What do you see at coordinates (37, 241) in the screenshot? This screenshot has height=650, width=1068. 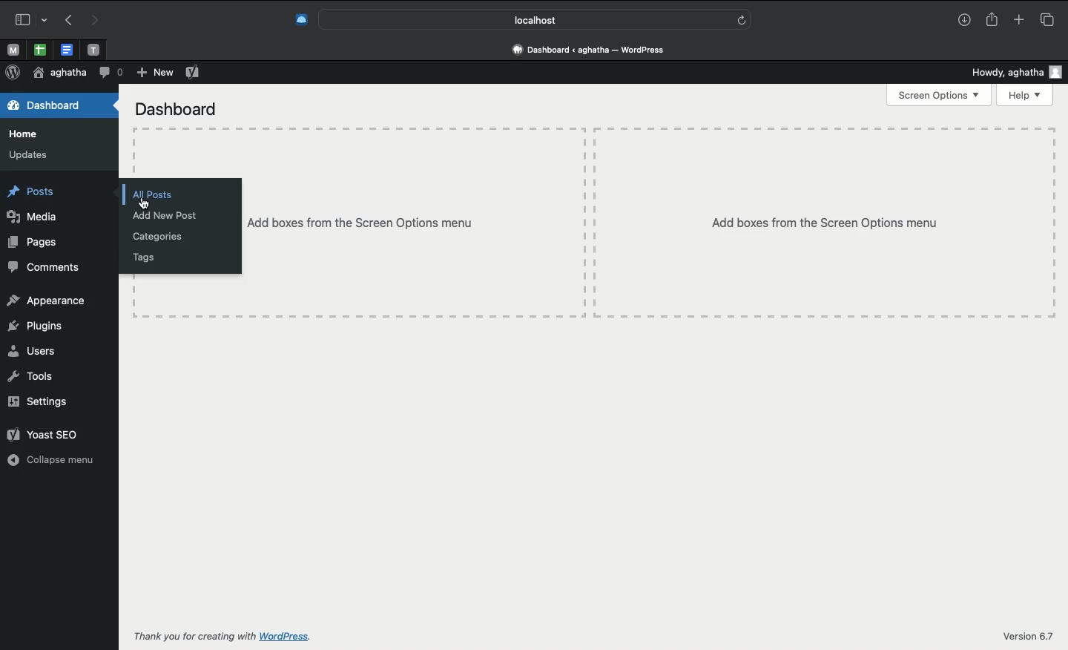 I see `Pages` at bounding box center [37, 241].